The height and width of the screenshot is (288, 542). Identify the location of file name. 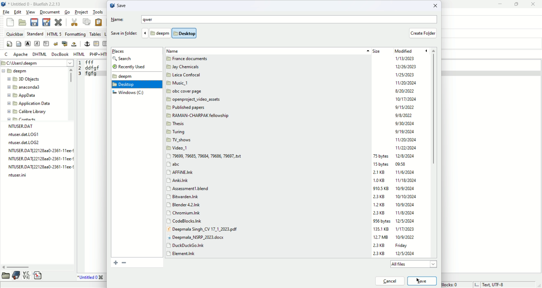
(40, 168).